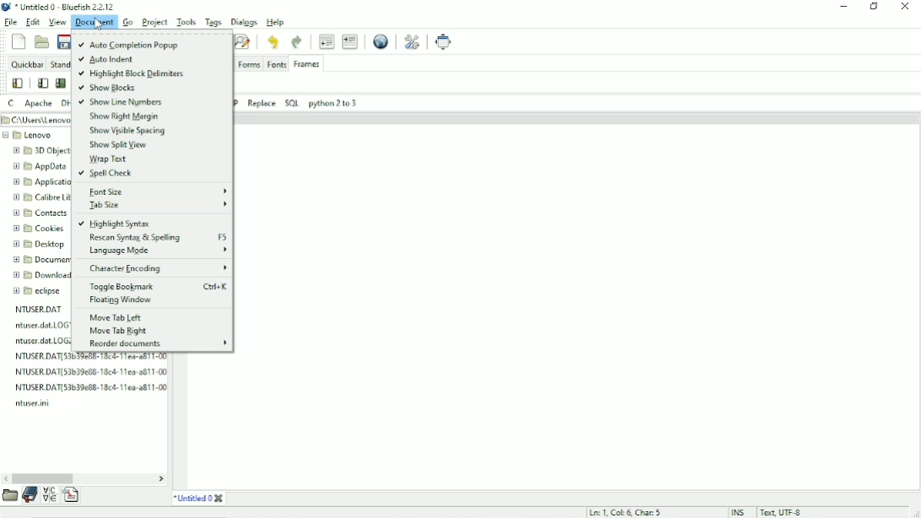 This screenshot has width=921, height=518. I want to click on Frameset, so click(41, 84).